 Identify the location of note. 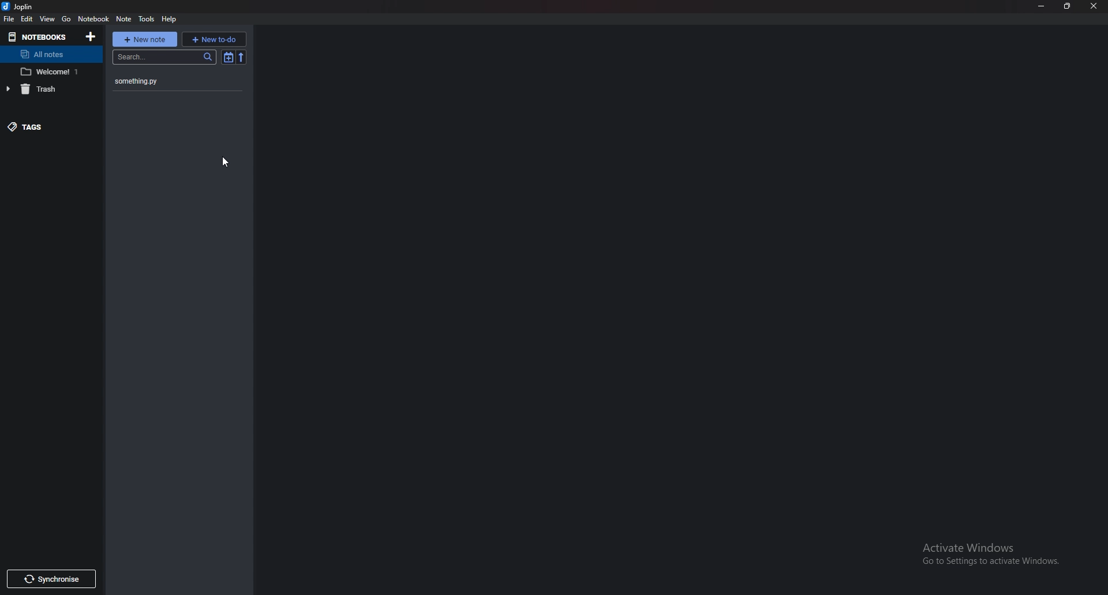
(169, 81).